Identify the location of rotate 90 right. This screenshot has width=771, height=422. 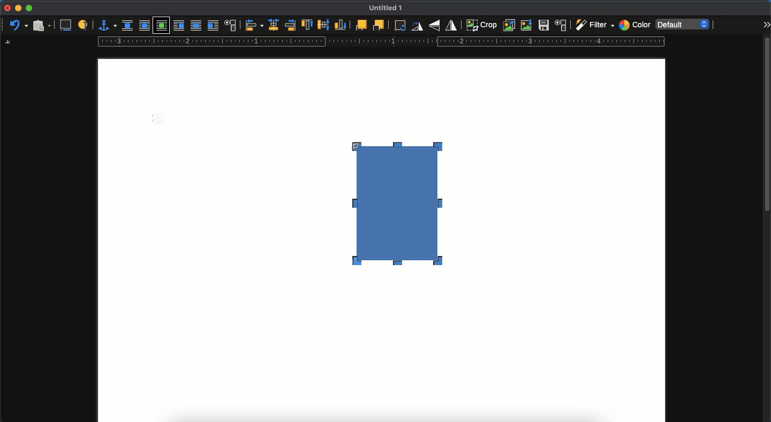
(417, 27).